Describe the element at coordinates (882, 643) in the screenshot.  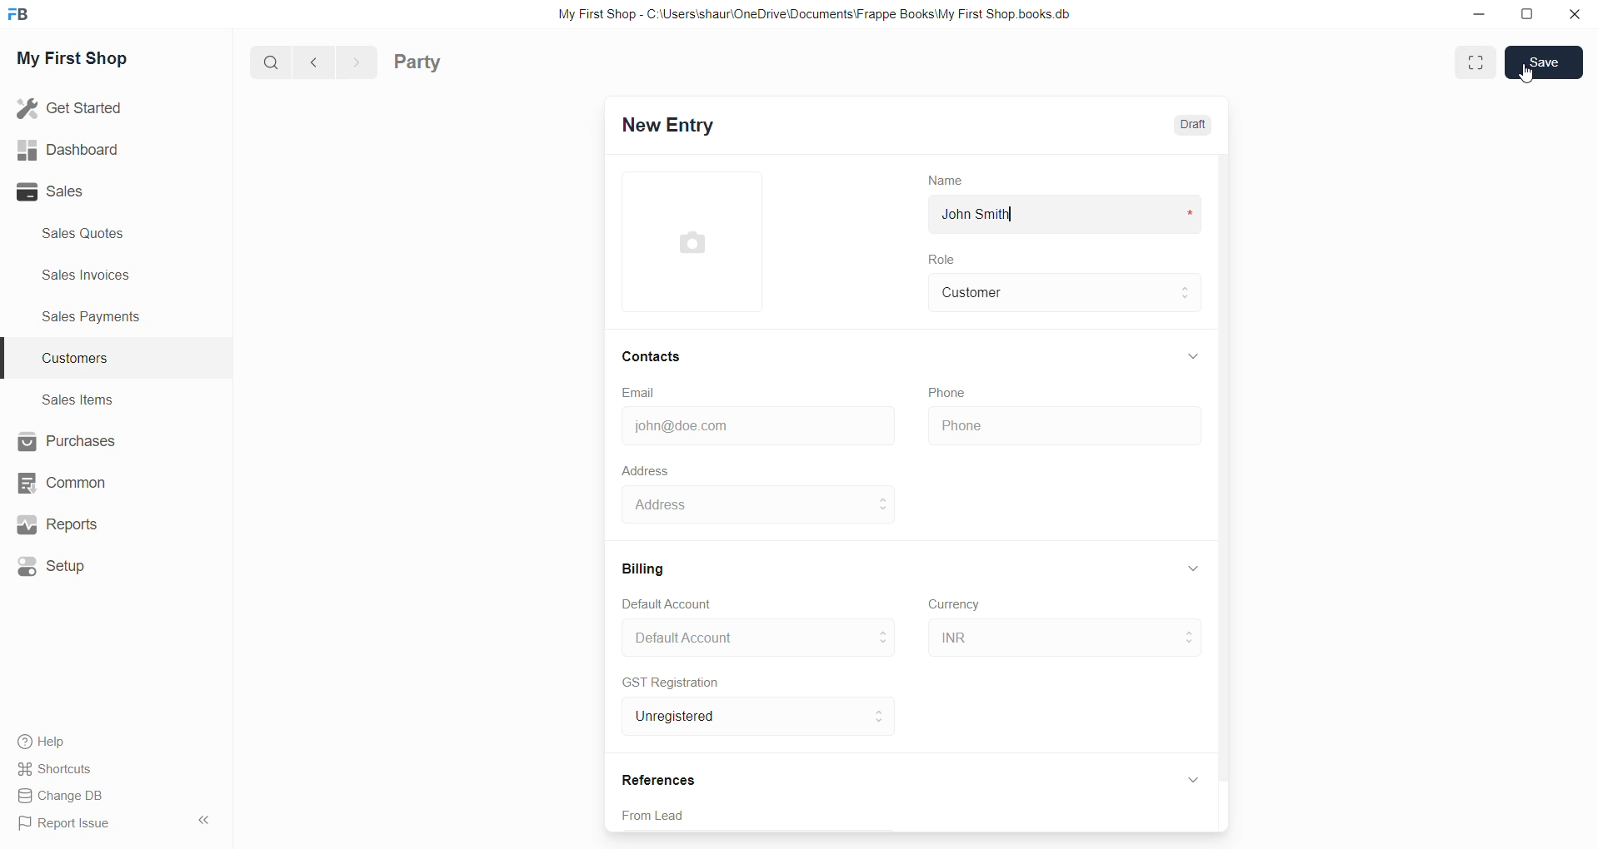
I see `move to below account` at that location.